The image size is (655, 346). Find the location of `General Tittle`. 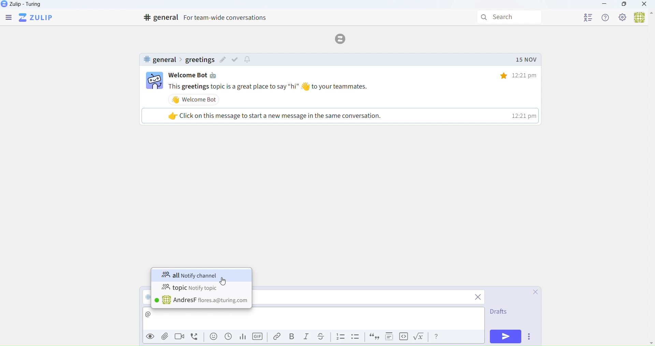

General Tittle is located at coordinates (208, 18).